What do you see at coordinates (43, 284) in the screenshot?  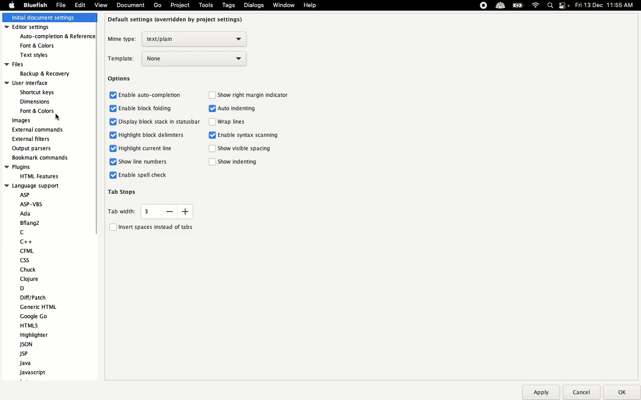 I see `Language support` at bounding box center [43, 284].